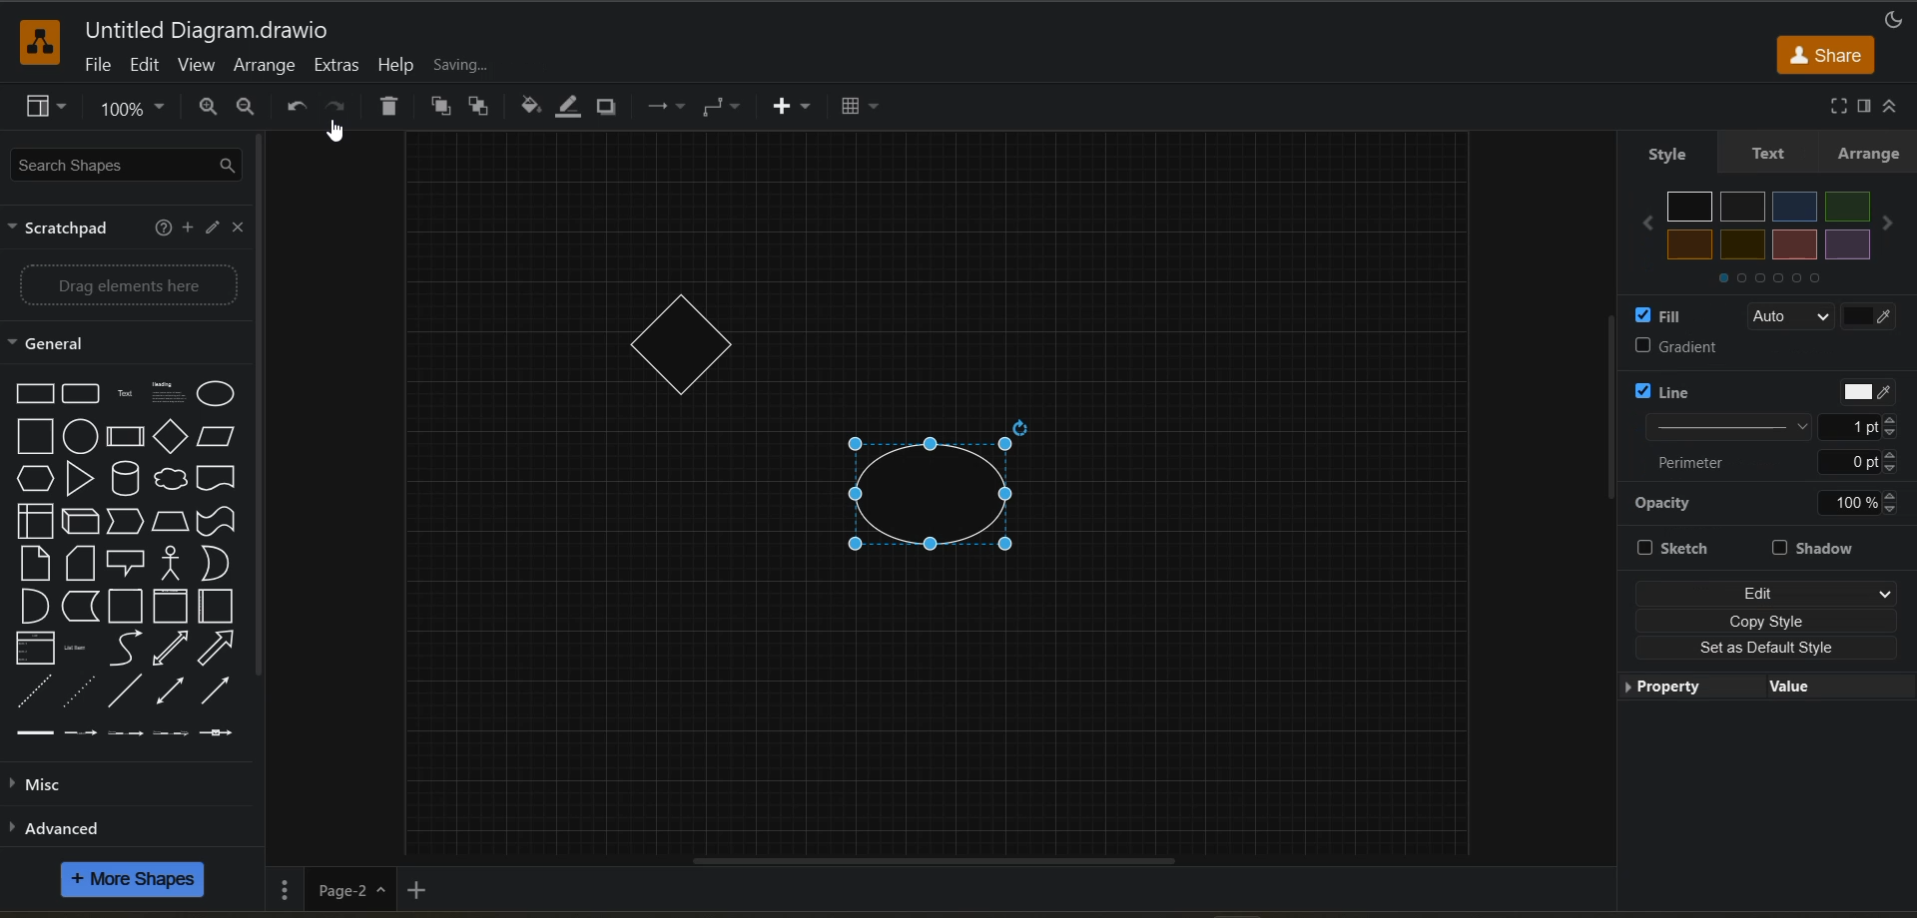 The width and height of the screenshot is (1917, 918). What do you see at coordinates (1863, 111) in the screenshot?
I see `format` at bounding box center [1863, 111].